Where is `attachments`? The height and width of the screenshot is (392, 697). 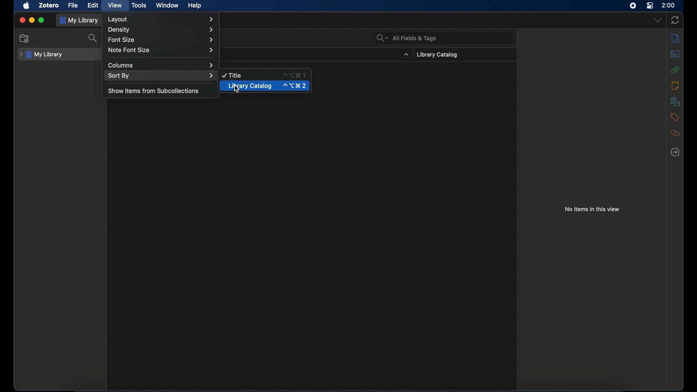
attachments is located at coordinates (676, 70).